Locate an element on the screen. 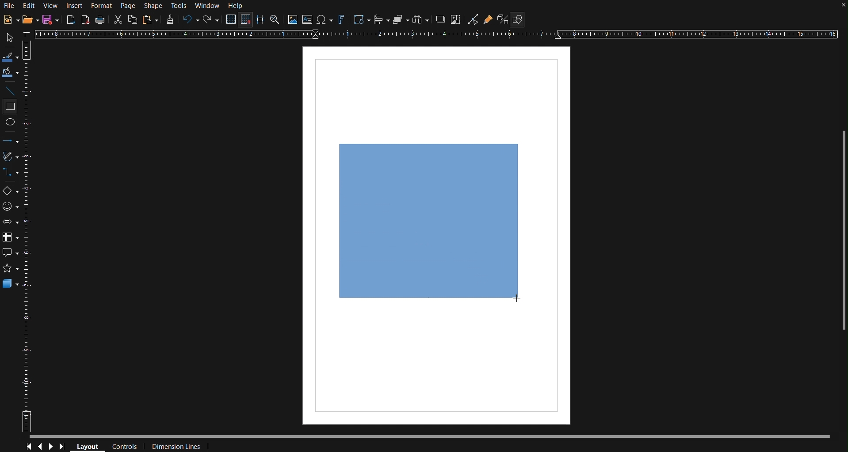 This screenshot has height=452, width=848. Line is located at coordinates (11, 90).